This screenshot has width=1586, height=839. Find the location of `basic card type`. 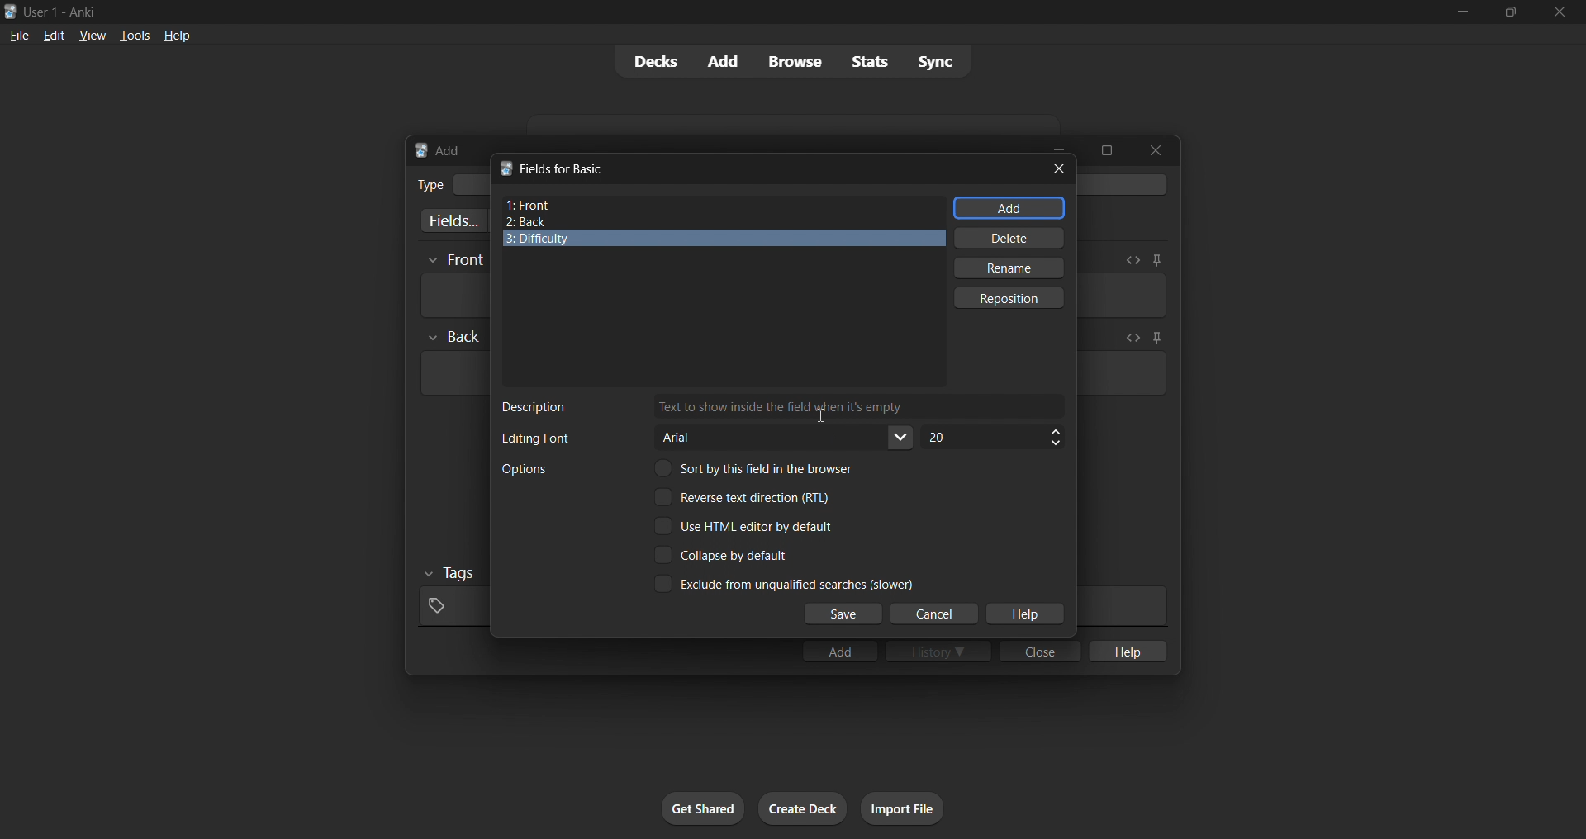

basic card type is located at coordinates (470, 185).